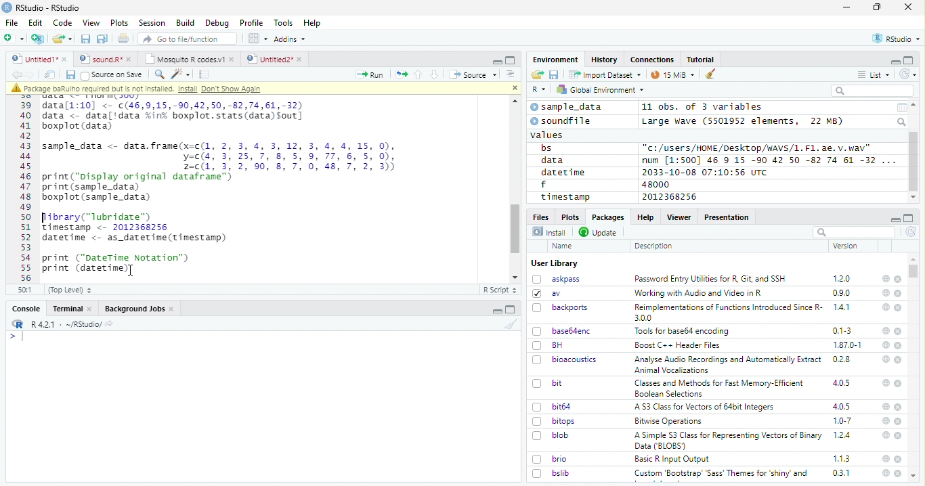  I want to click on help, so click(886, 458).